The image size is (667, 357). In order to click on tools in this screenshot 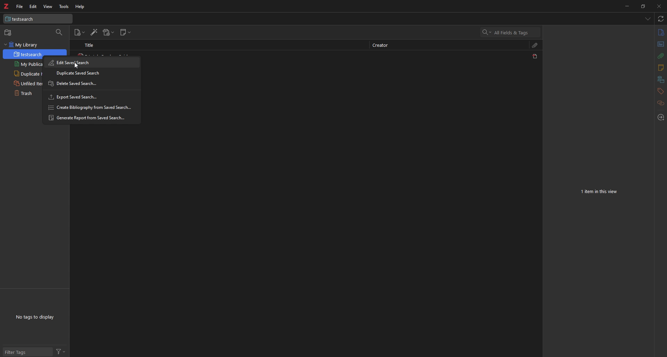, I will do `click(64, 7)`.